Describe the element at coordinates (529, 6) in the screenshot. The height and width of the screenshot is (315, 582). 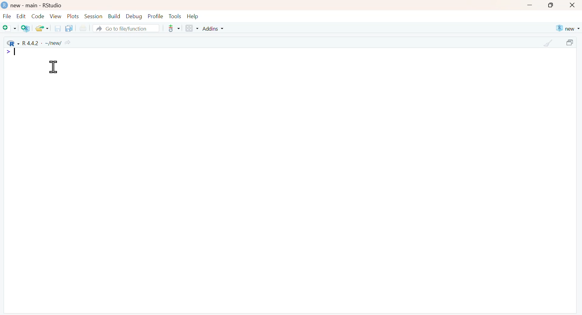
I see `minimize` at that location.